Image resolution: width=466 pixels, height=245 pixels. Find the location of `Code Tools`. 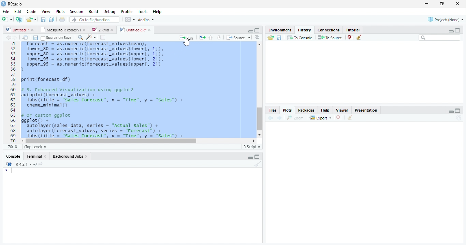

Code Tools is located at coordinates (90, 37).